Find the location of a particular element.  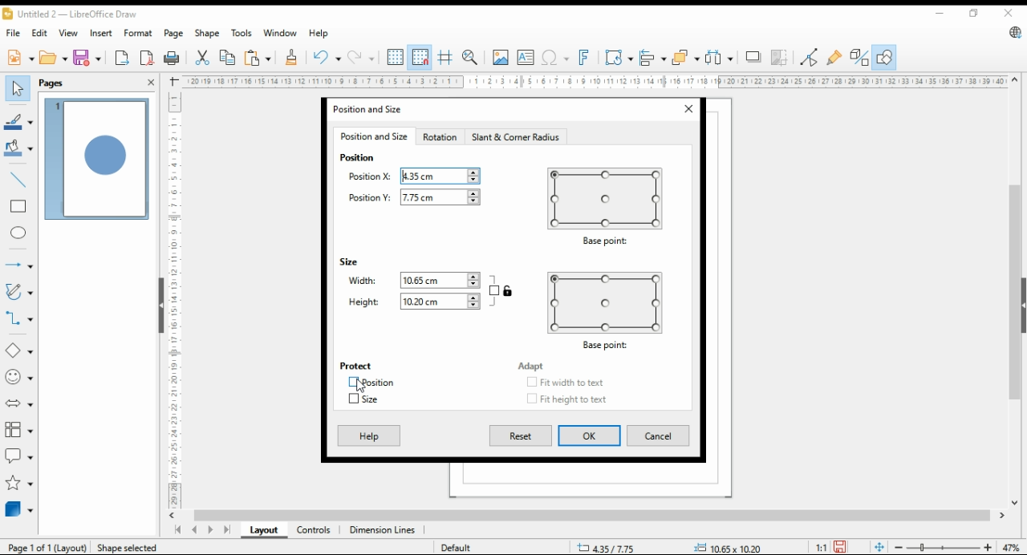

protect is located at coordinates (355, 367).